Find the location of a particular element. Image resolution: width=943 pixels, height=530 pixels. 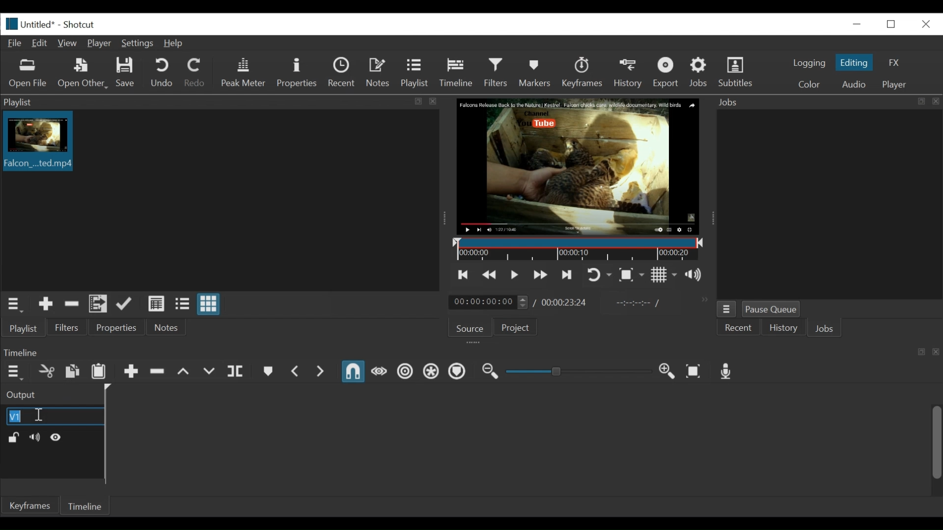

Timeline Panel is located at coordinates (471, 353).